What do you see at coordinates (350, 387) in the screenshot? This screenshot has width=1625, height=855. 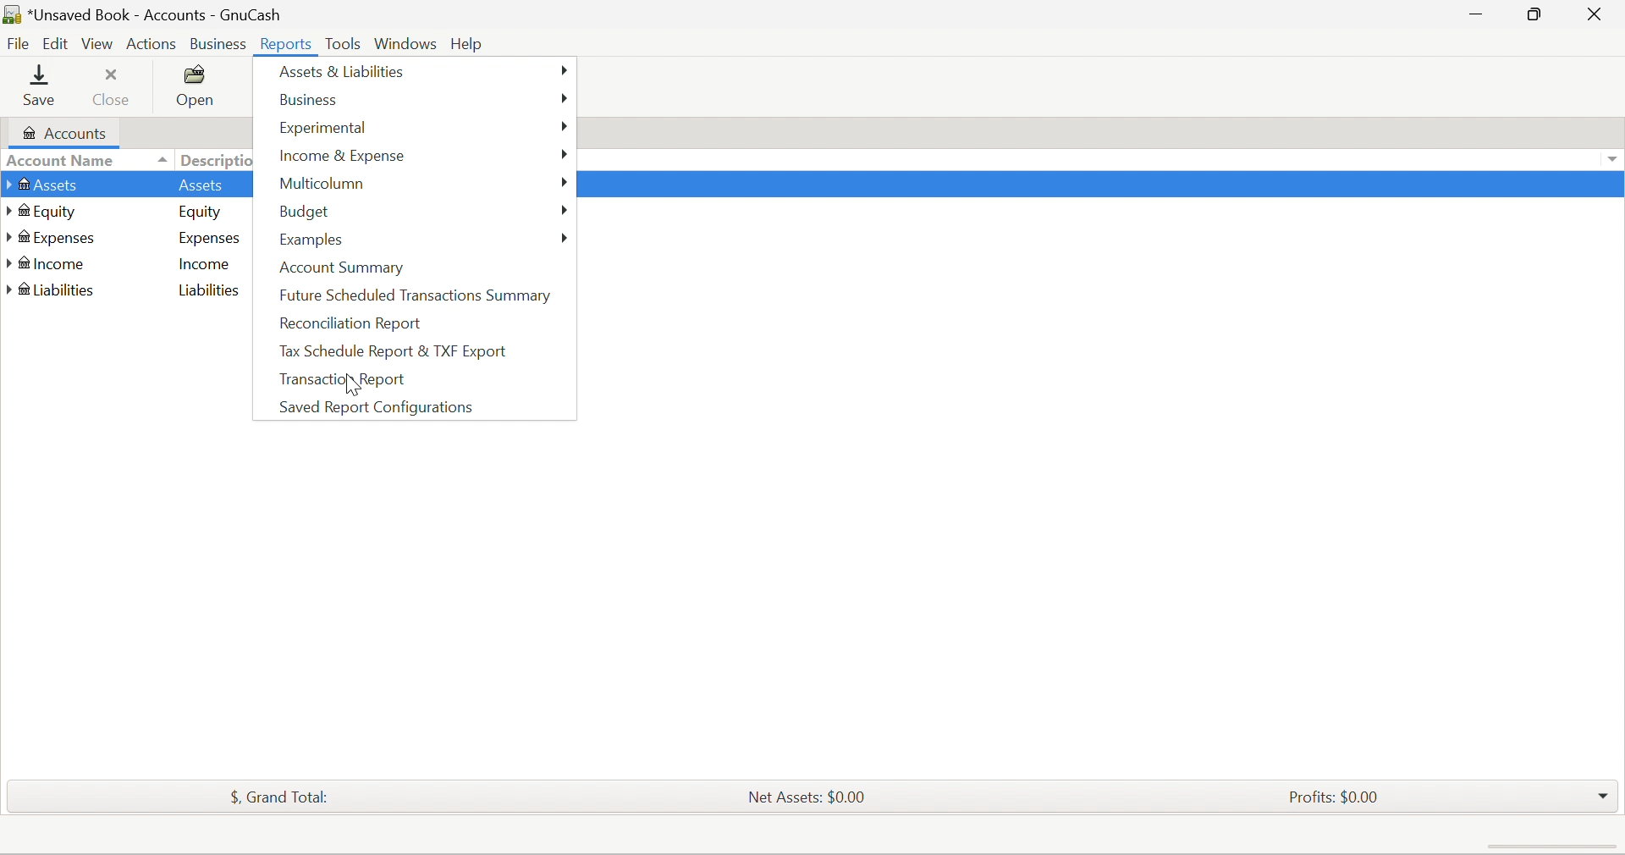 I see `cursor` at bounding box center [350, 387].